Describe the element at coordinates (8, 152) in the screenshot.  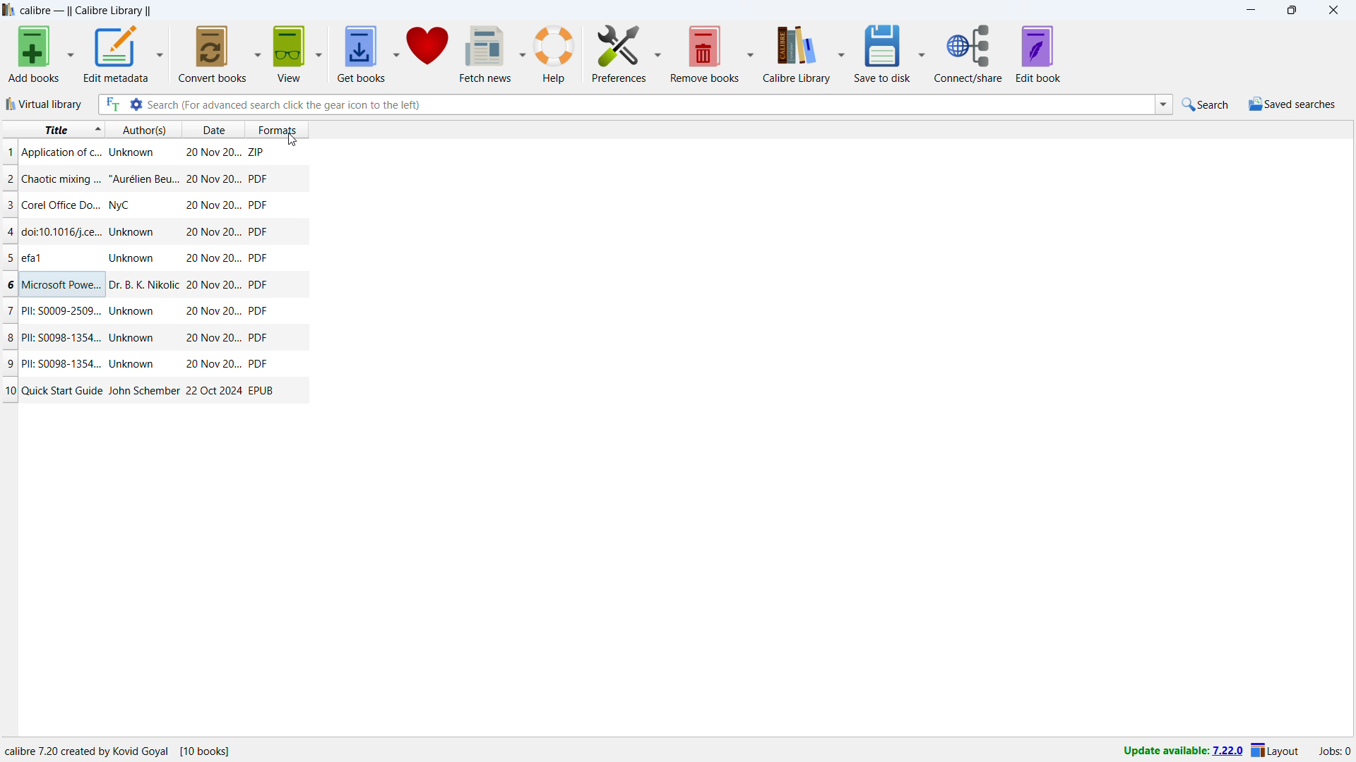
I see `1` at that location.